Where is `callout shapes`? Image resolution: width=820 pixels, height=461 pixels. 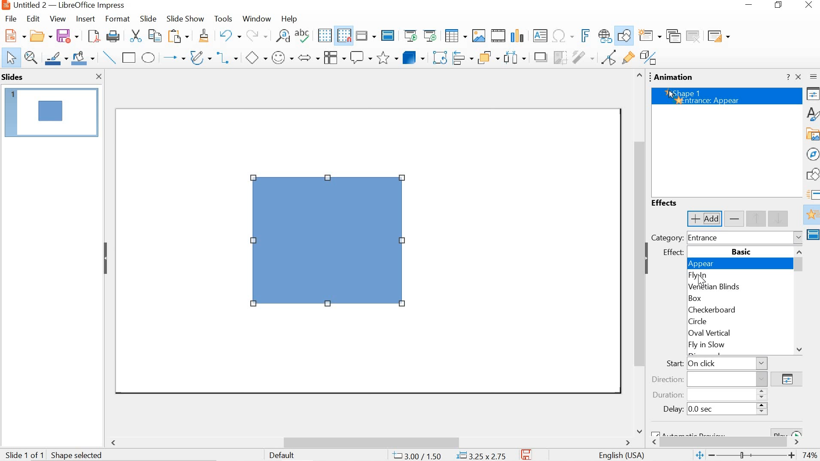
callout shapes is located at coordinates (361, 57).